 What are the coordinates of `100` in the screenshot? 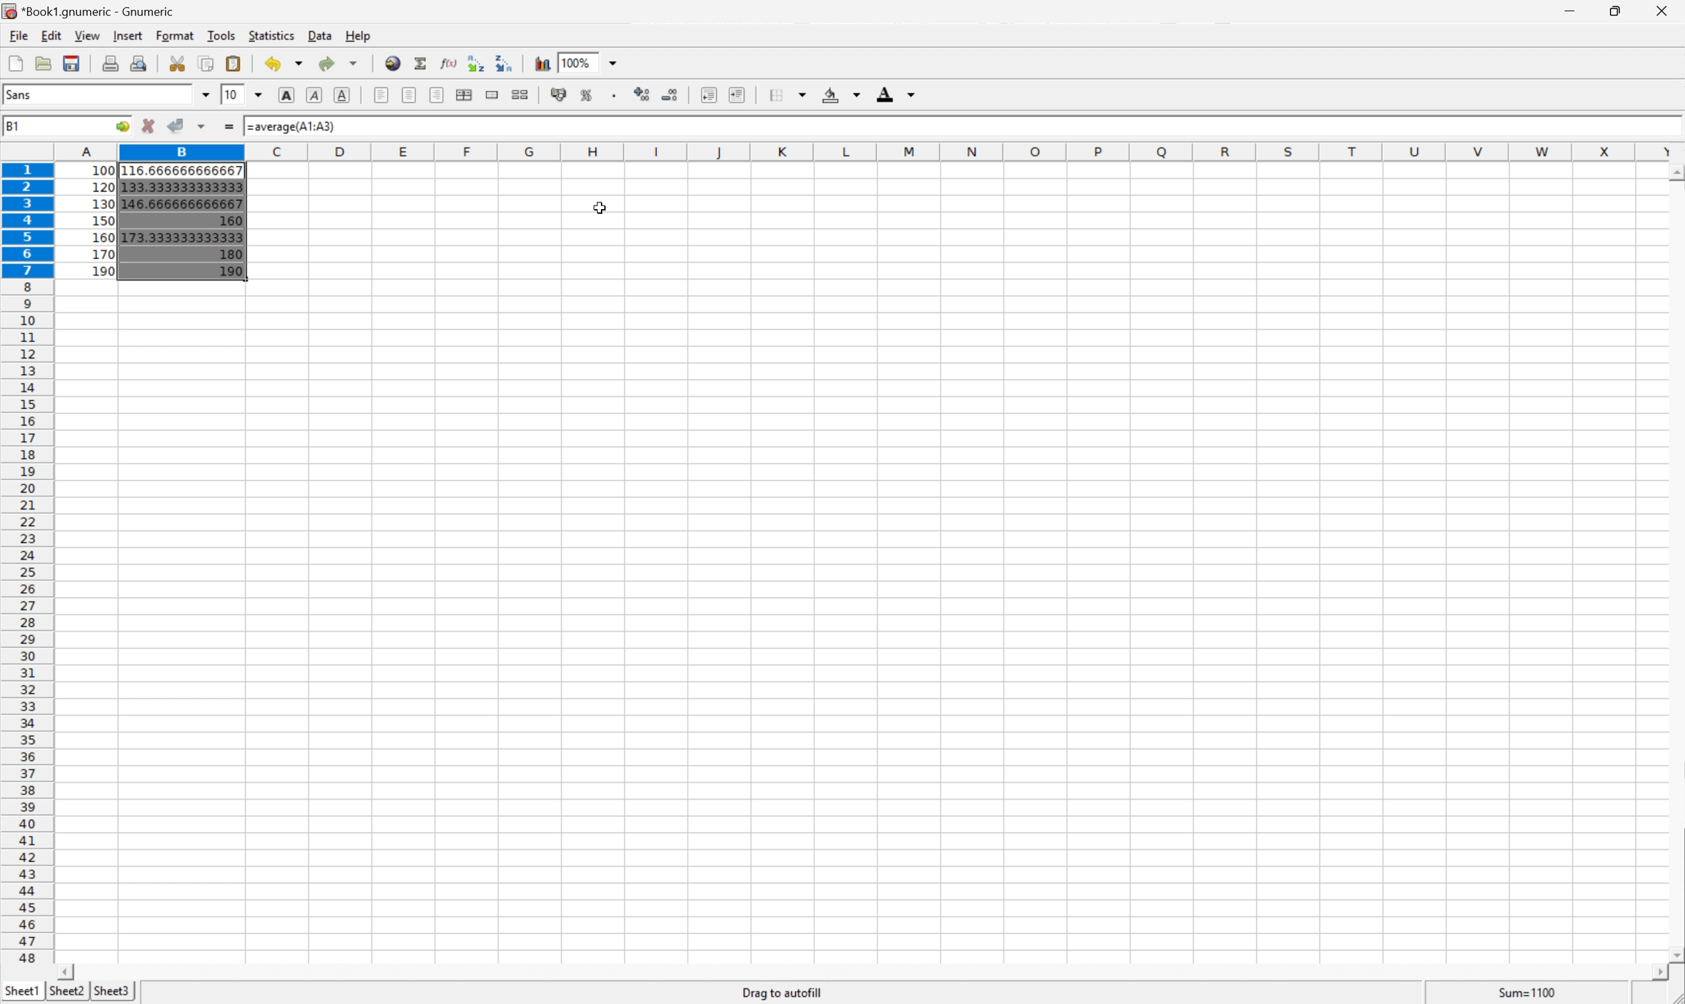 It's located at (104, 169).